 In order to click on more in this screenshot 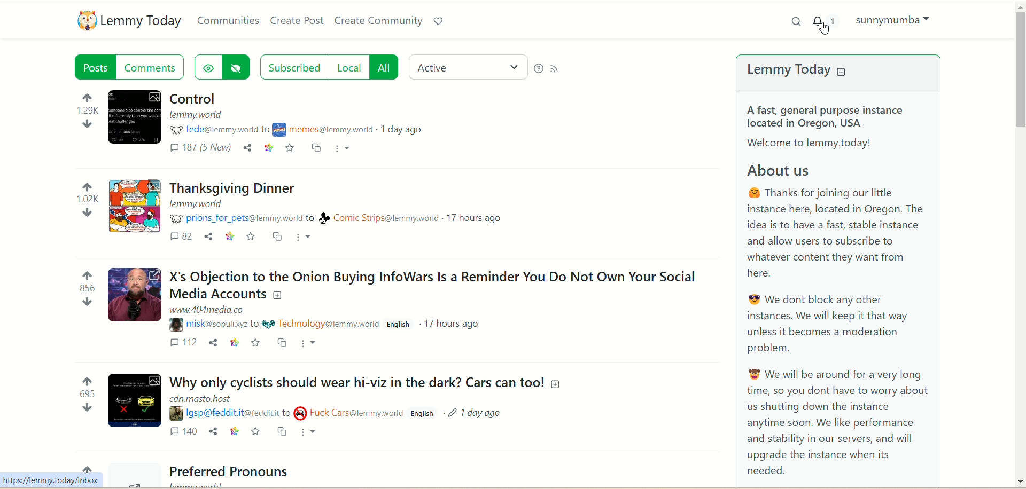, I will do `click(348, 149)`.